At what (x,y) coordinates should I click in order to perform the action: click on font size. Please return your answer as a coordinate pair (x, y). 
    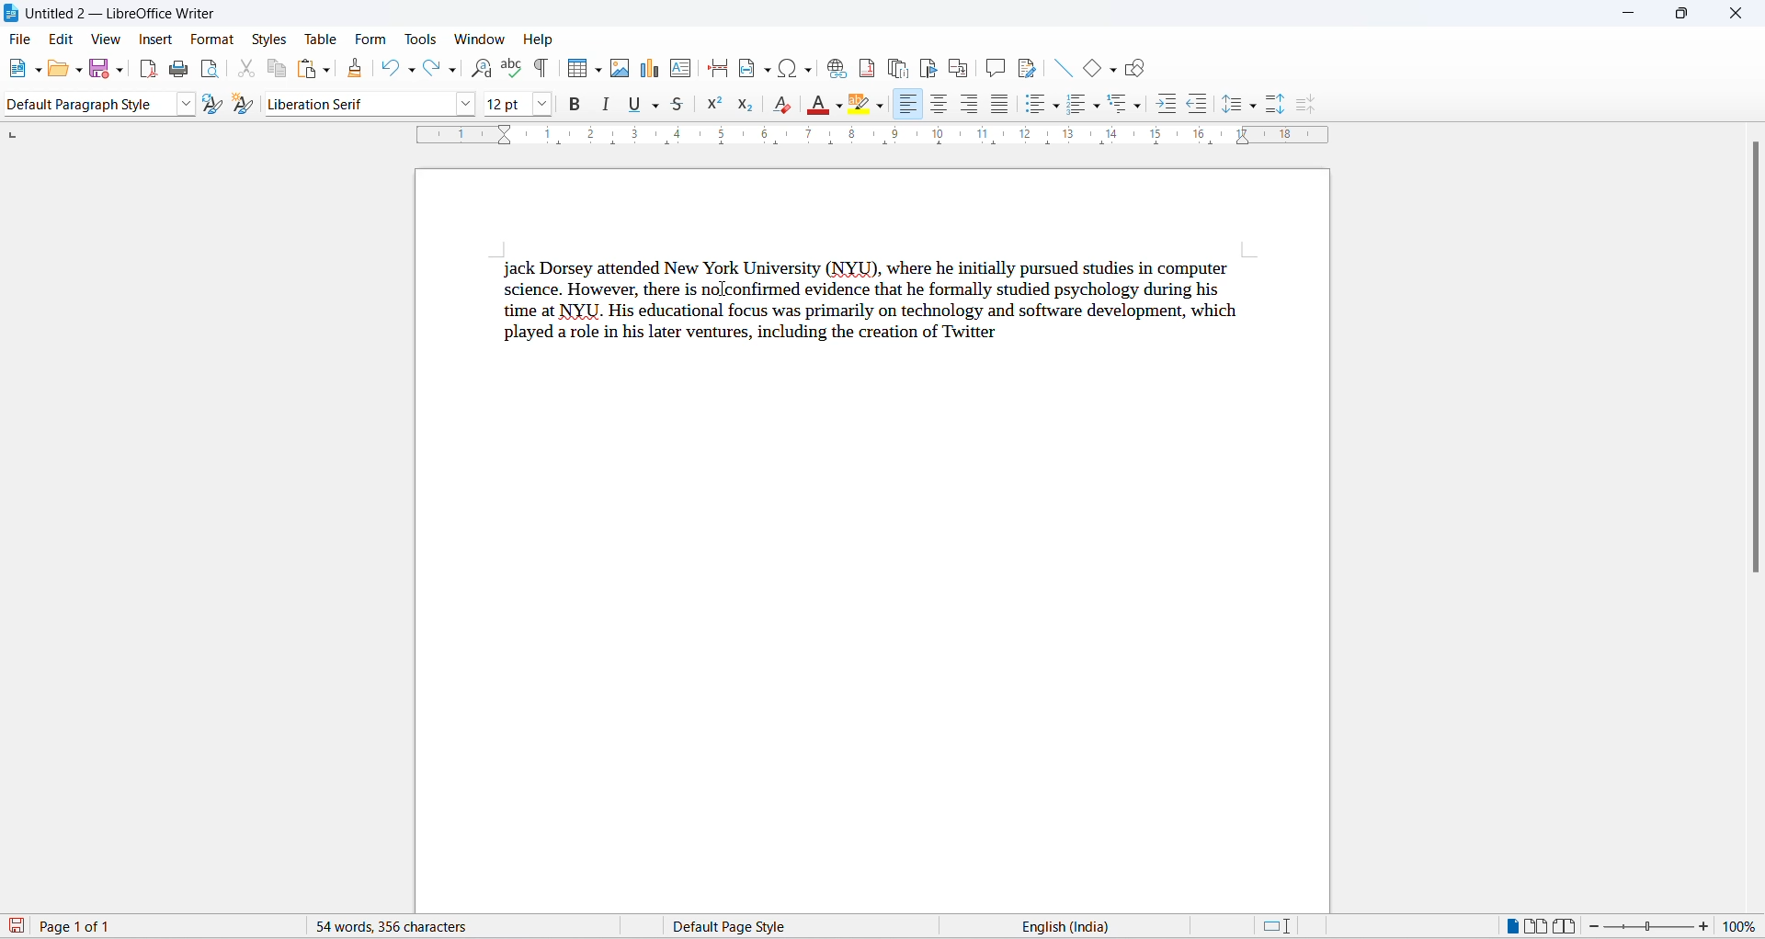
    Looking at the image, I should click on (505, 107).